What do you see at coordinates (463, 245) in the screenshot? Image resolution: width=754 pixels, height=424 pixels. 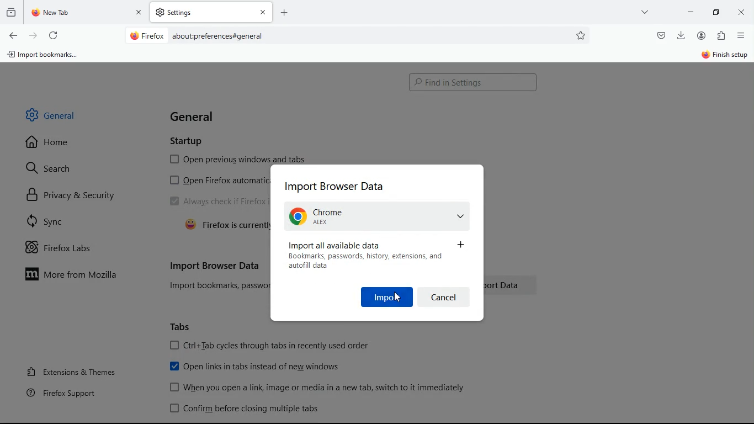 I see `more` at bounding box center [463, 245].